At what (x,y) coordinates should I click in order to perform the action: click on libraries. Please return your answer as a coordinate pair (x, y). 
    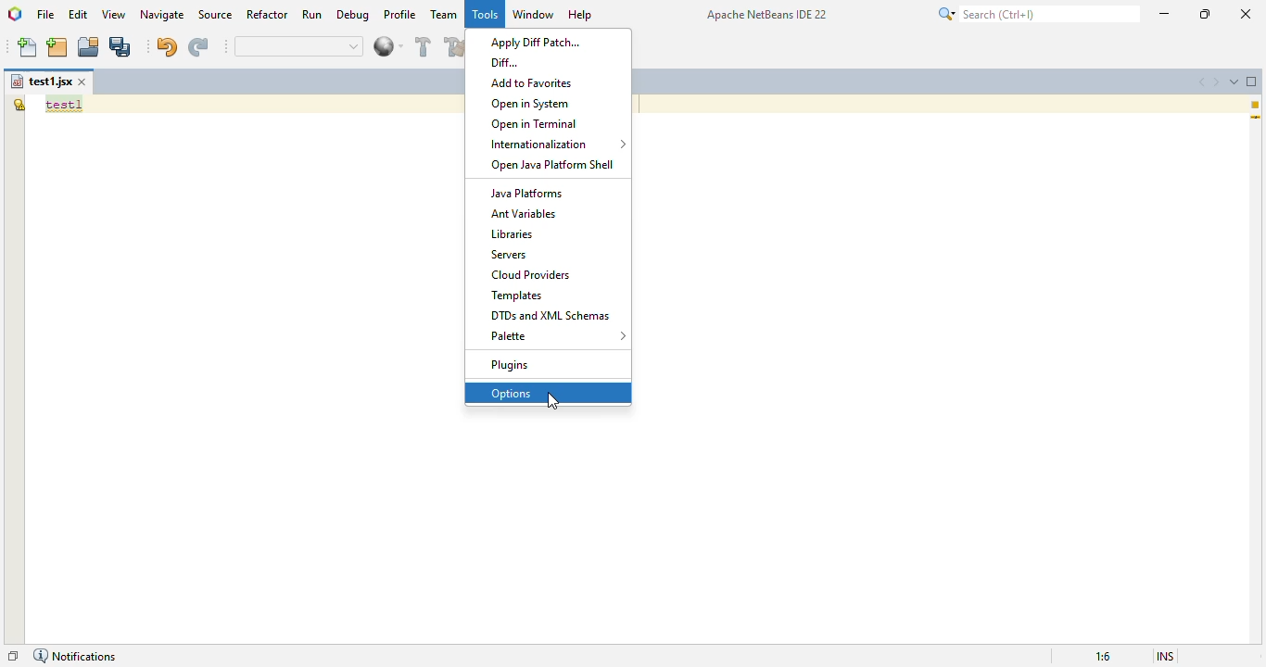
    Looking at the image, I should click on (513, 233).